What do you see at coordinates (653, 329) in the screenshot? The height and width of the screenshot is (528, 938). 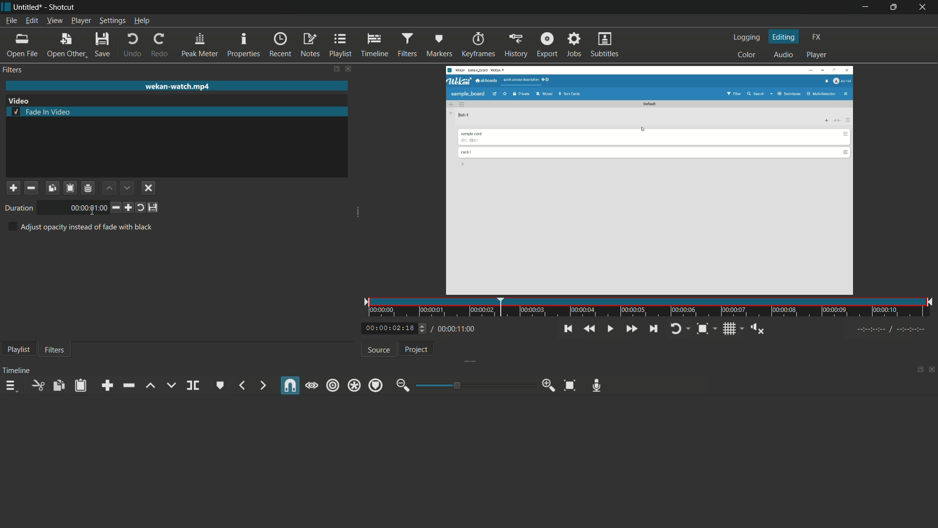 I see `skip to the next point` at bounding box center [653, 329].